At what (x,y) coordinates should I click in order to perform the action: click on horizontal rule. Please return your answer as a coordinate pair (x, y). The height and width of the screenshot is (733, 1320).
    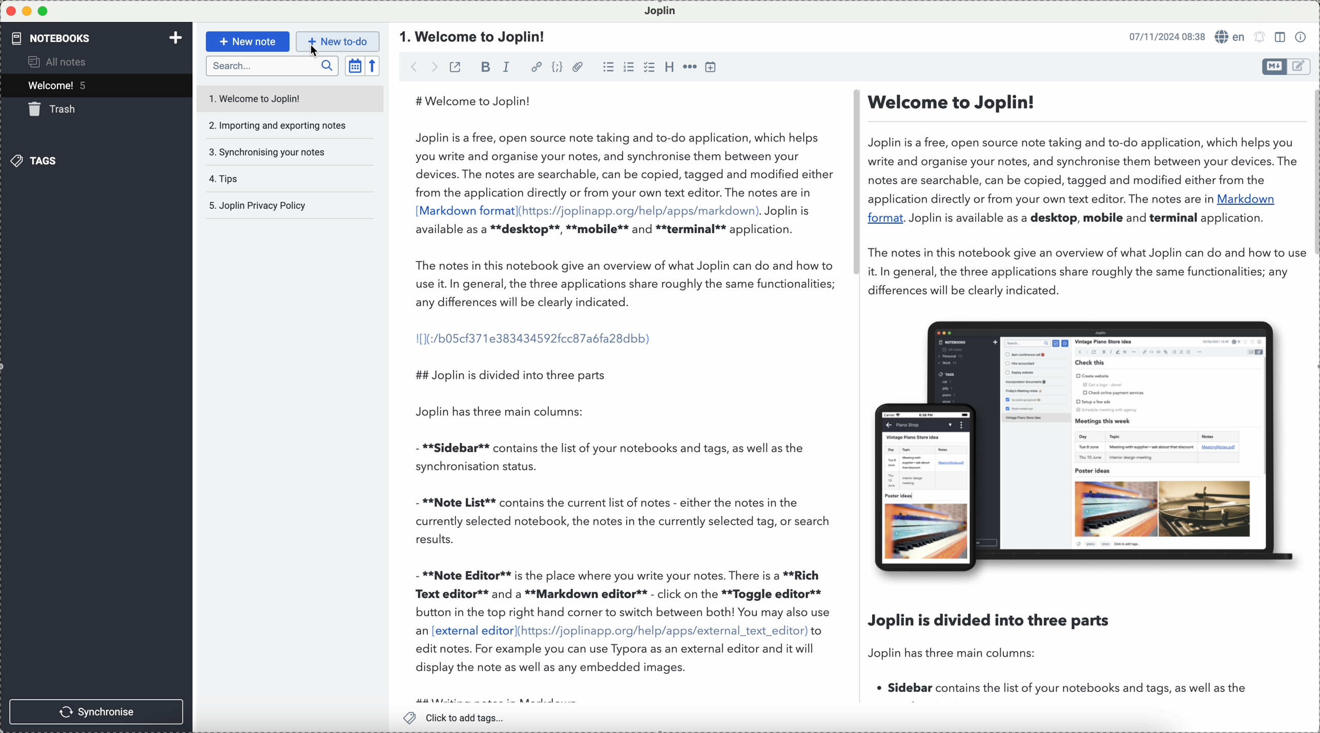
    Looking at the image, I should click on (689, 67).